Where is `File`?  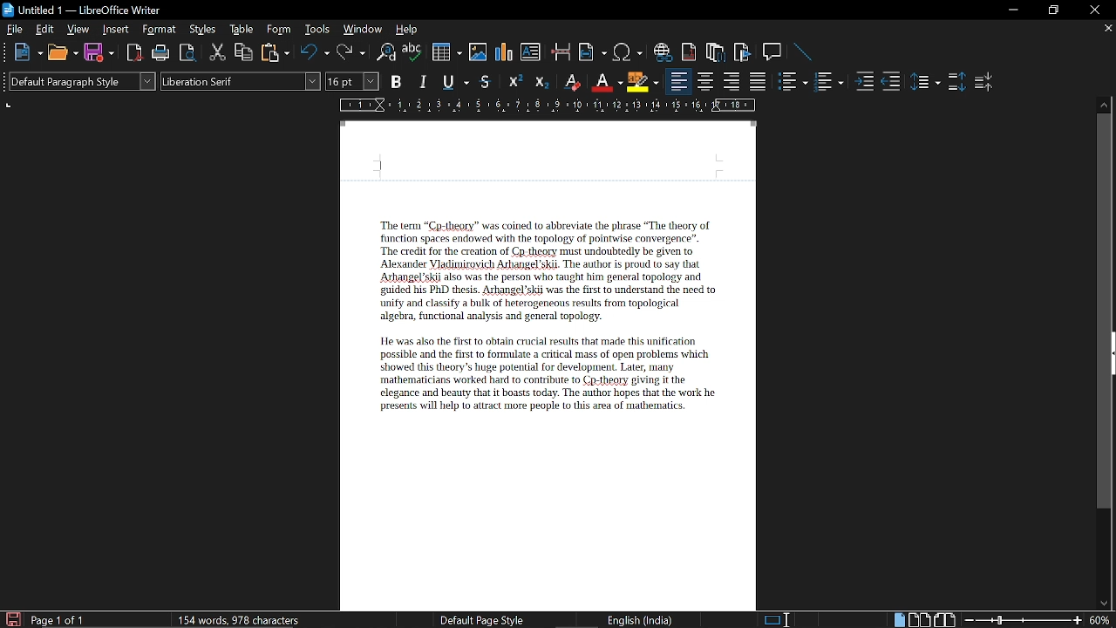 File is located at coordinates (15, 30).